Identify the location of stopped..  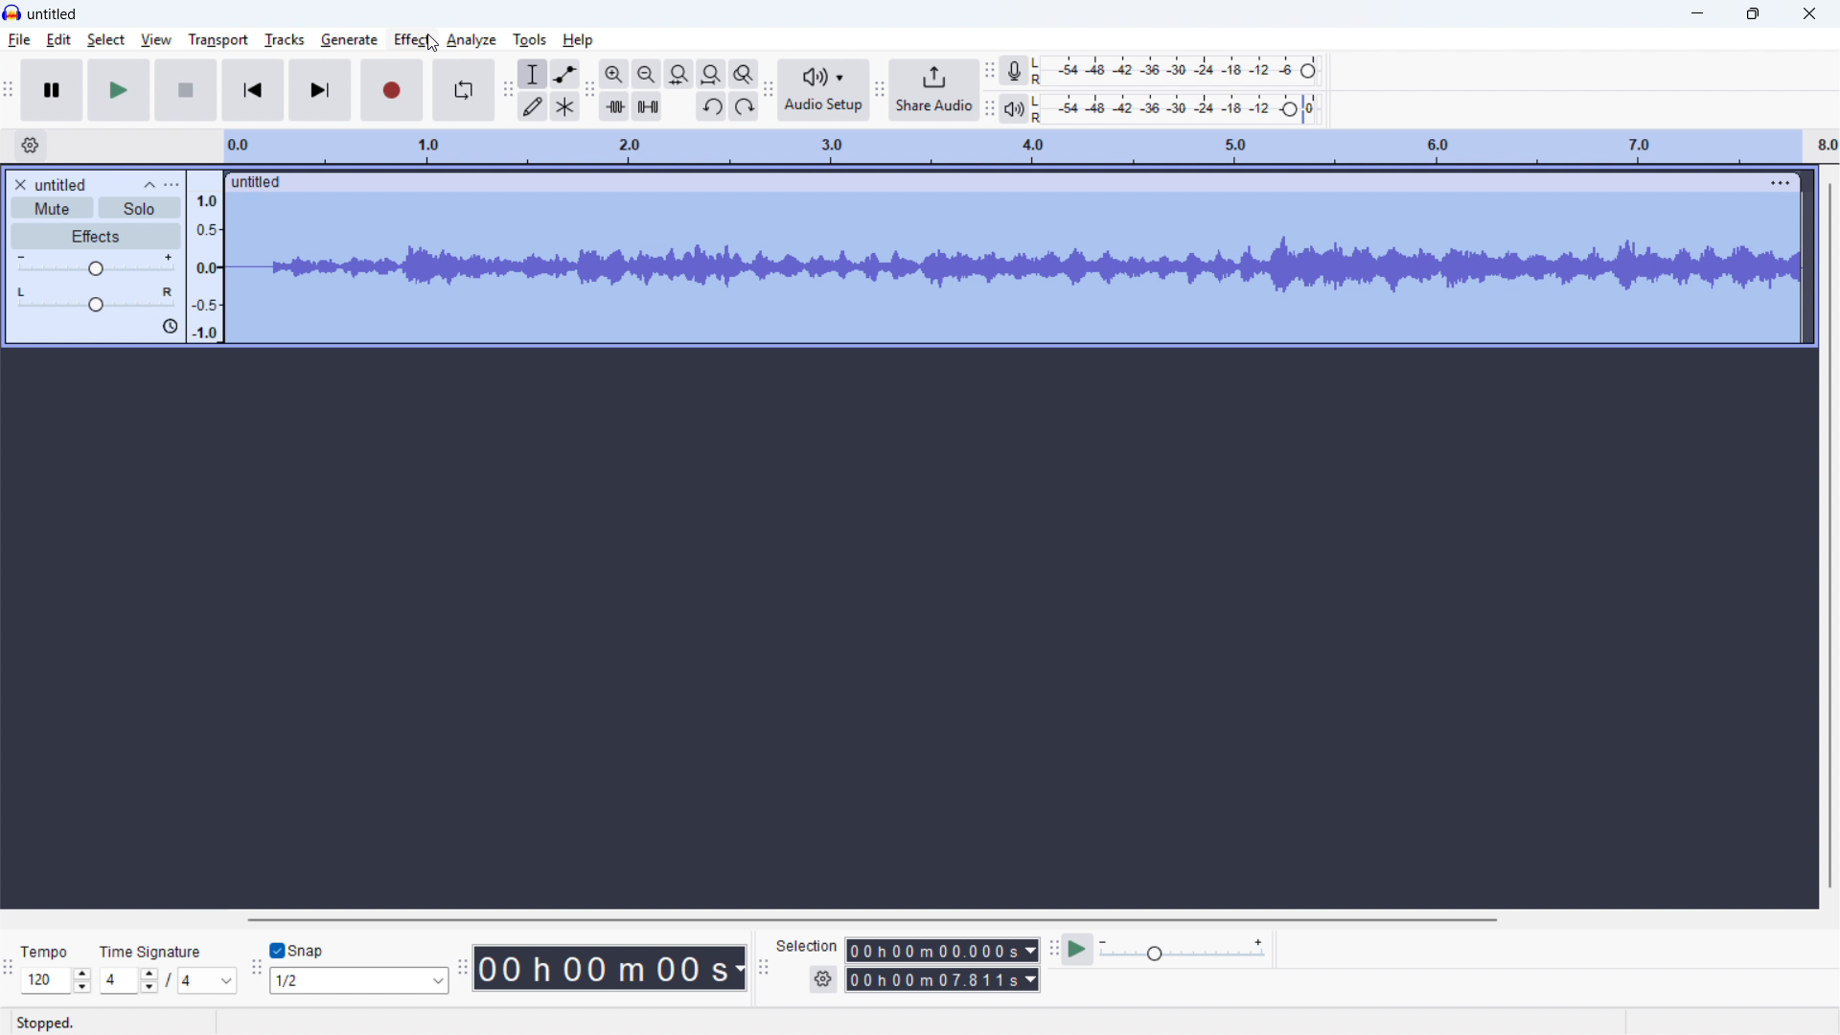
(45, 1023).